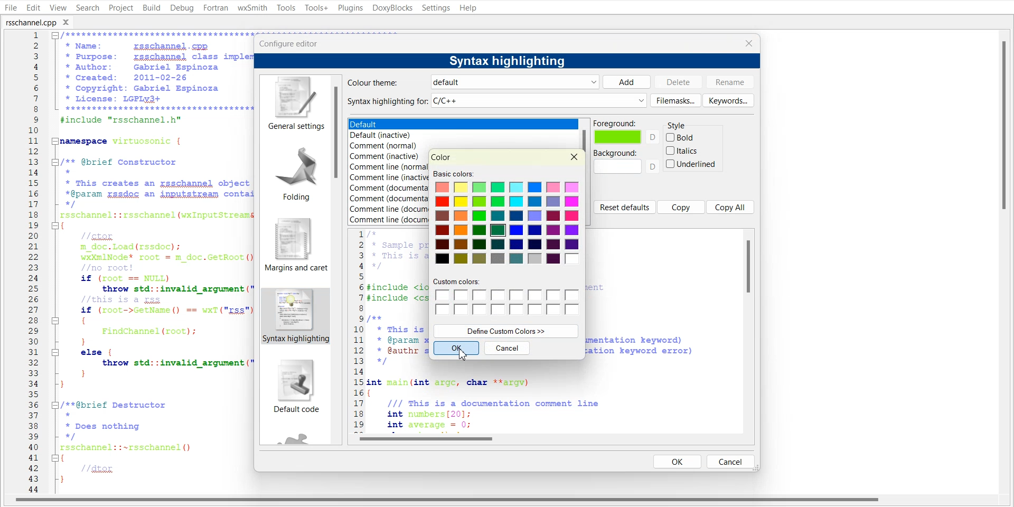 This screenshot has width=1014, height=507. What do you see at coordinates (437, 7) in the screenshot?
I see `Settings` at bounding box center [437, 7].